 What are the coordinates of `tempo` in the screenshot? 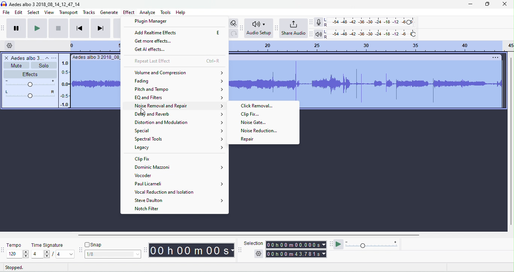 It's located at (14, 244).